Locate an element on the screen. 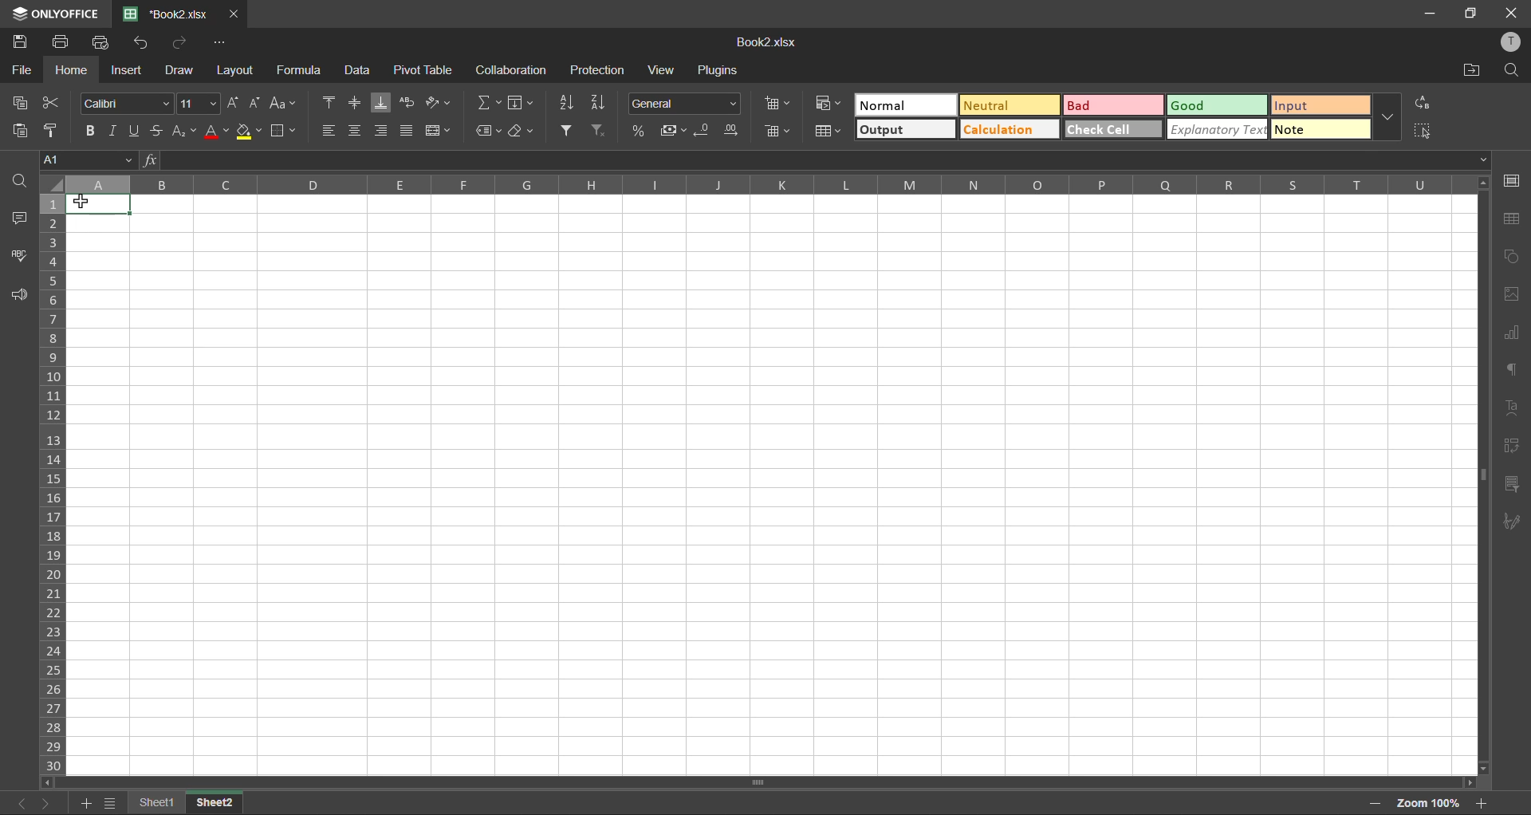 Image resolution: width=1531 pixels, height=815 pixels. increase decimal is located at coordinates (735, 131).